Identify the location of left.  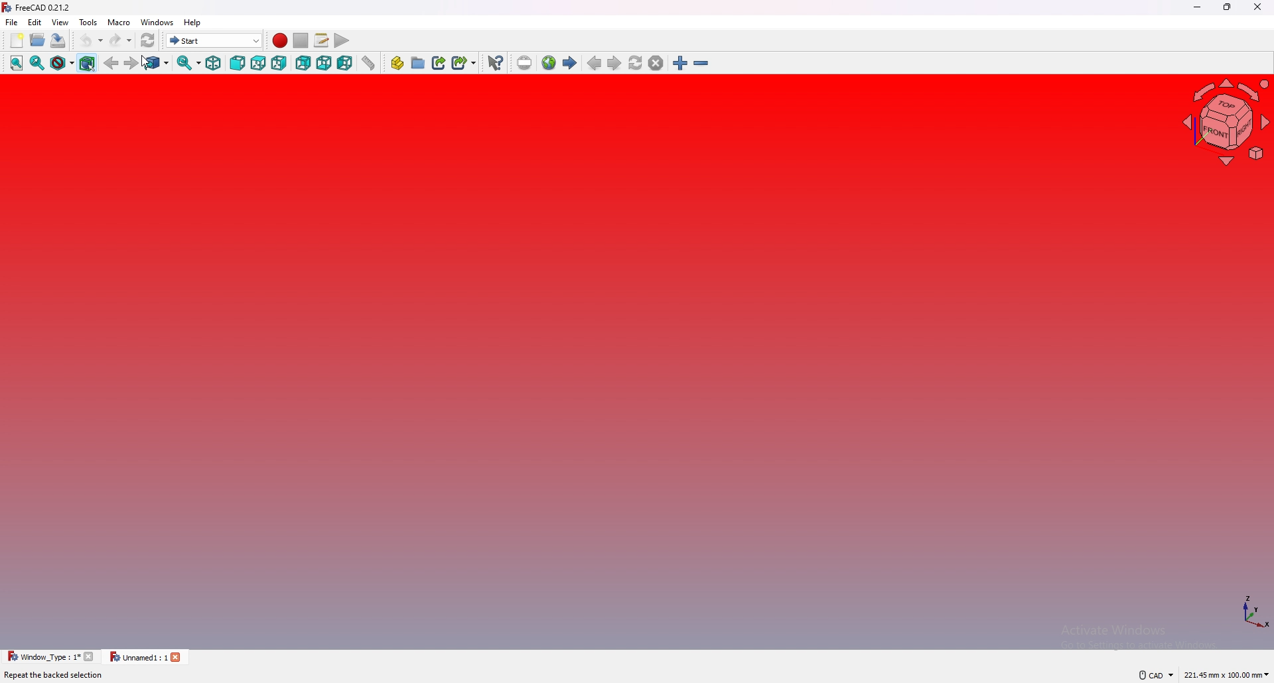
(344, 63).